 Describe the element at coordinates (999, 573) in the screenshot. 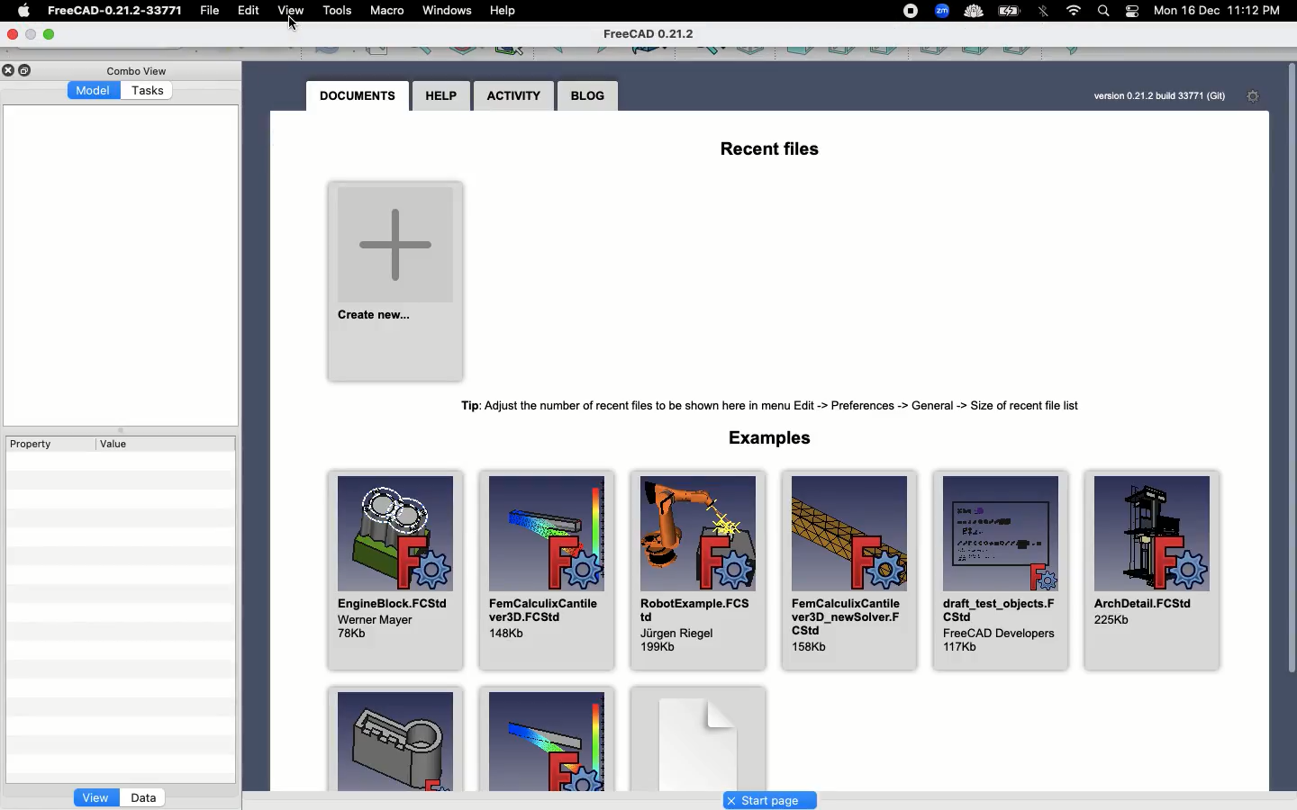

I see `draft_test_objects.FCStd FreeCAD Developers 117Kb` at that location.